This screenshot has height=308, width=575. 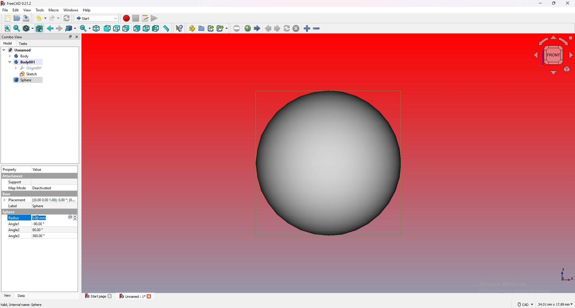 I want to click on body001, so click(x=24, y=62).